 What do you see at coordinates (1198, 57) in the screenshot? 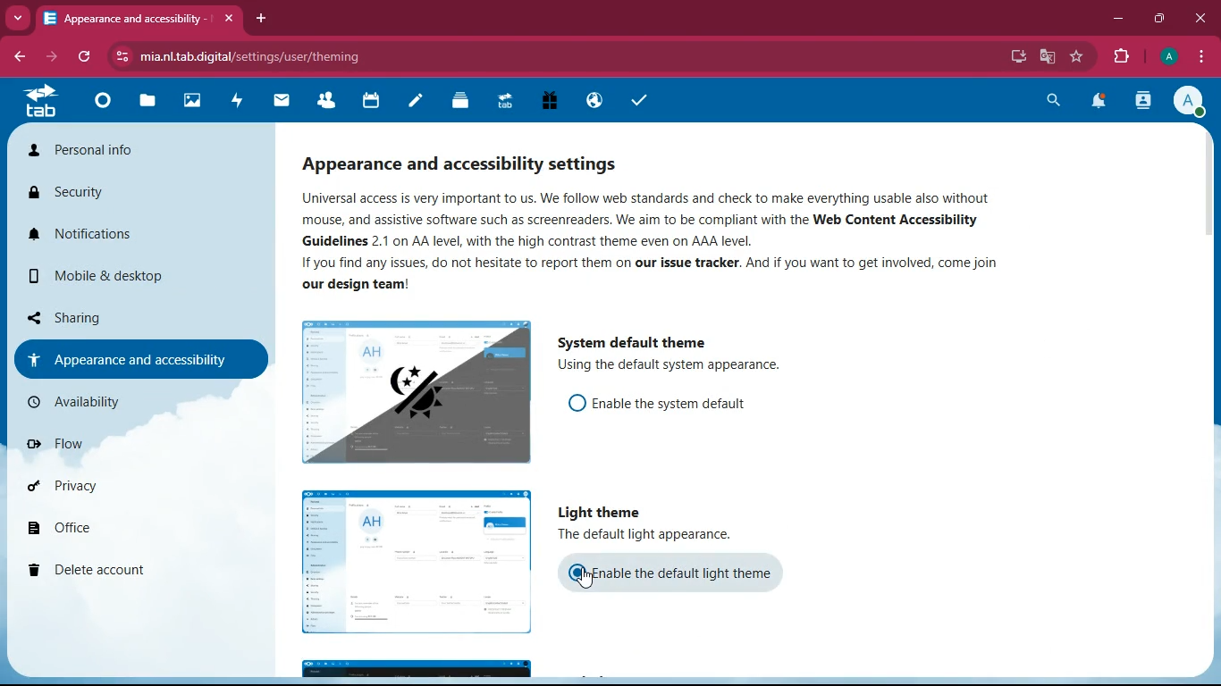
I see `menu` at bounding box center [1198, 57].